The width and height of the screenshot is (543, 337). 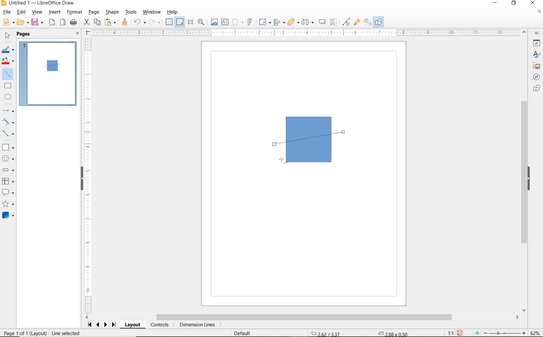 What do you see at coordinates (283, 160) in the screenshot?
I see `LINE TOOL` at bounding box center [283, 160].